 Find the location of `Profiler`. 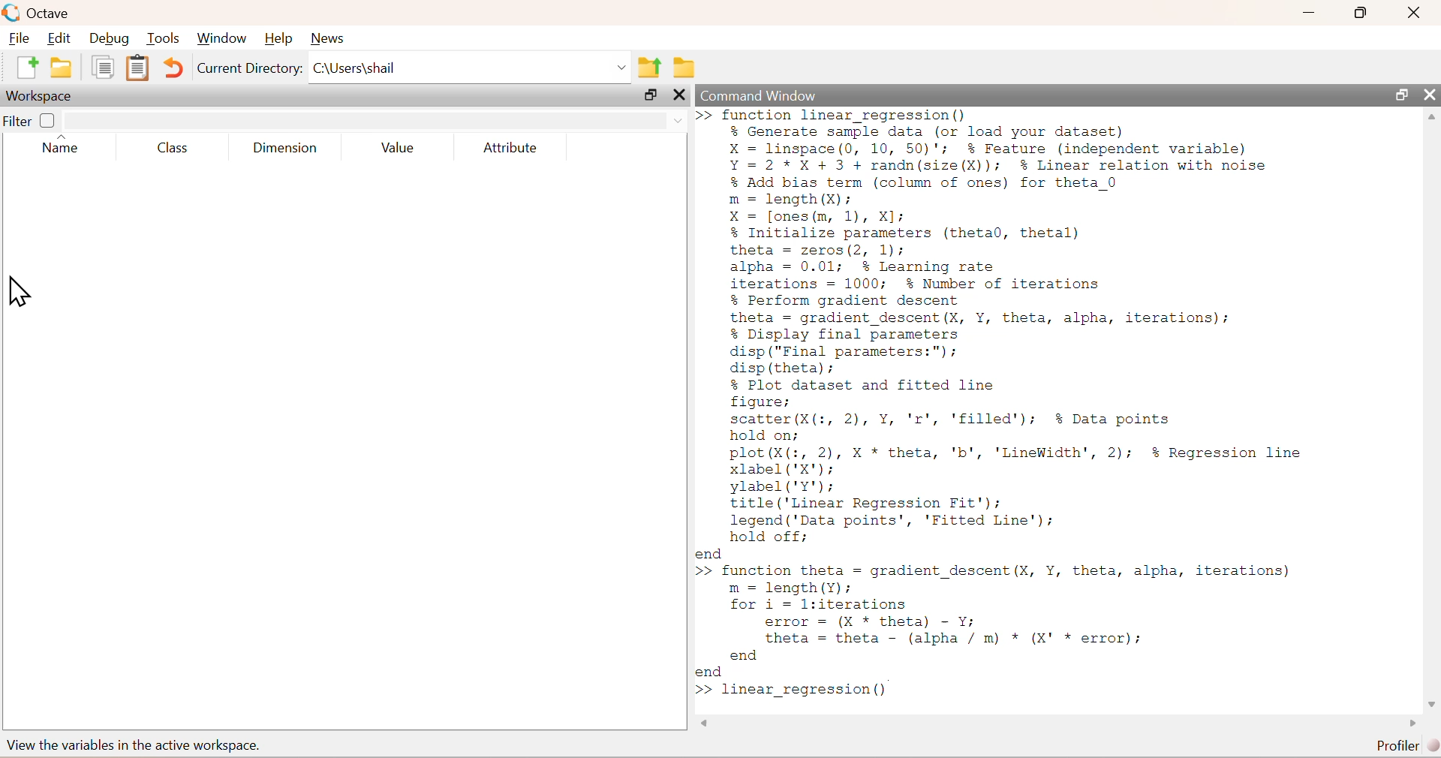

Profiler is located at coordinates (1406, 746).